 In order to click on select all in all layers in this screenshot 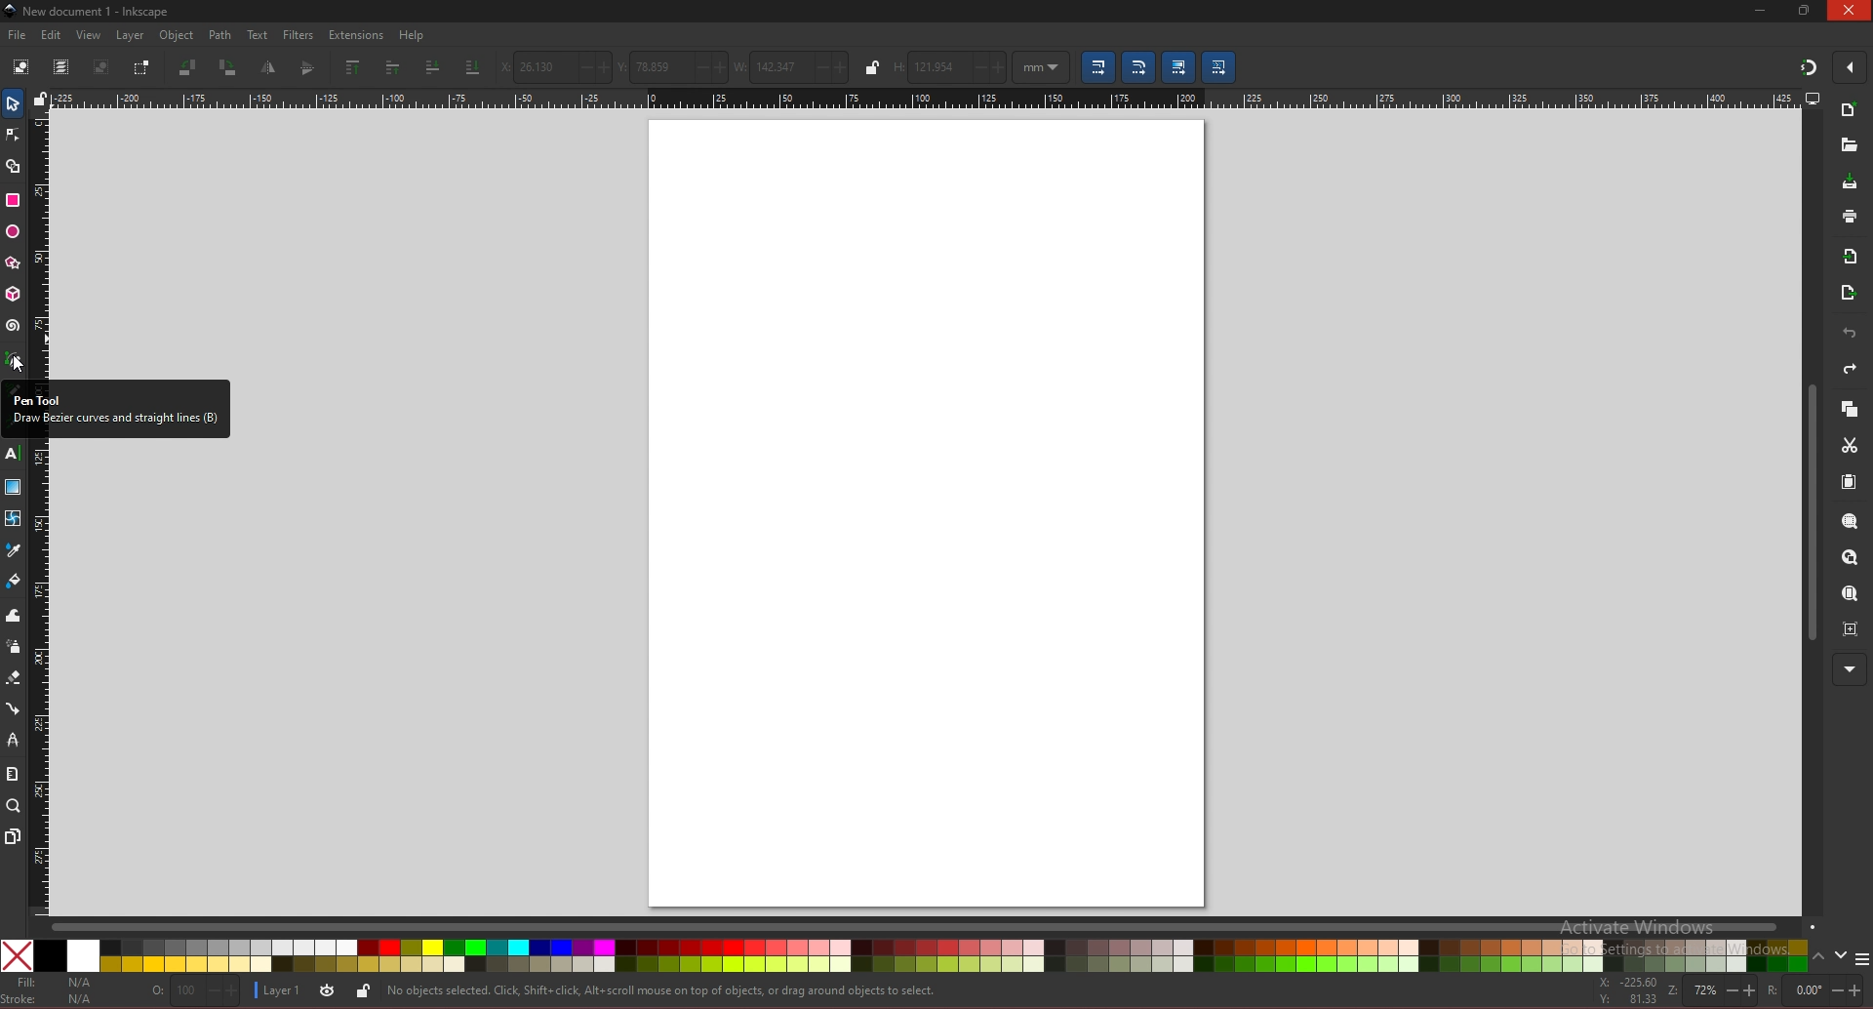, I will do `click(61, 65)`.